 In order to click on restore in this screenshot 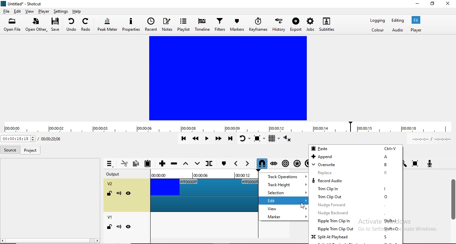, I will do `click(433, 4)`.